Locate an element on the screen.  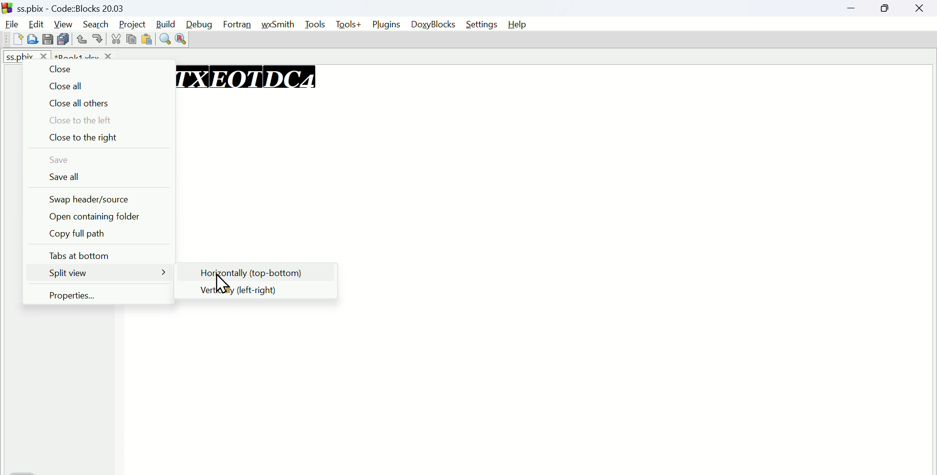
Fortran is located at coordinates (240, 25).